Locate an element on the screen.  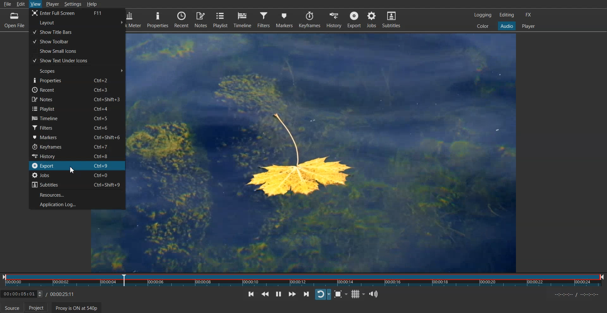
Recent is located at coordinates (182, 20).